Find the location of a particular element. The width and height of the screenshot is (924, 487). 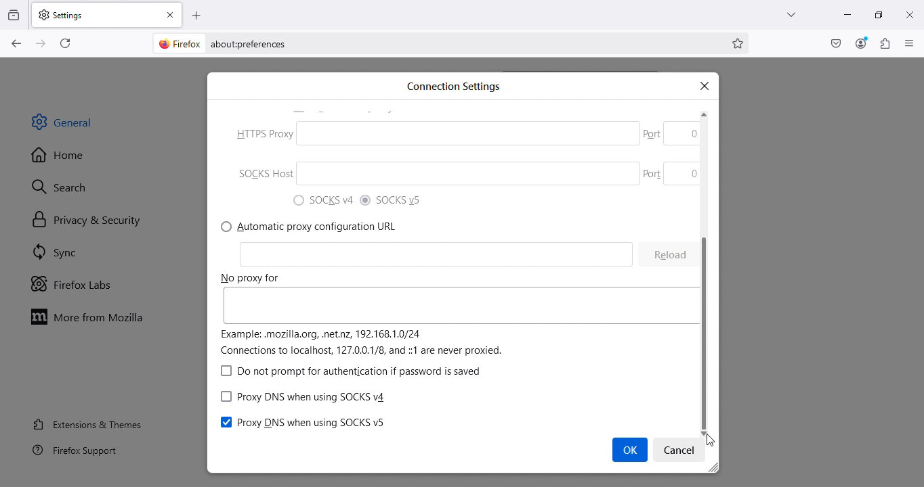

(Configure how Firefox connects to the internet is located at coordinates (404, 422).